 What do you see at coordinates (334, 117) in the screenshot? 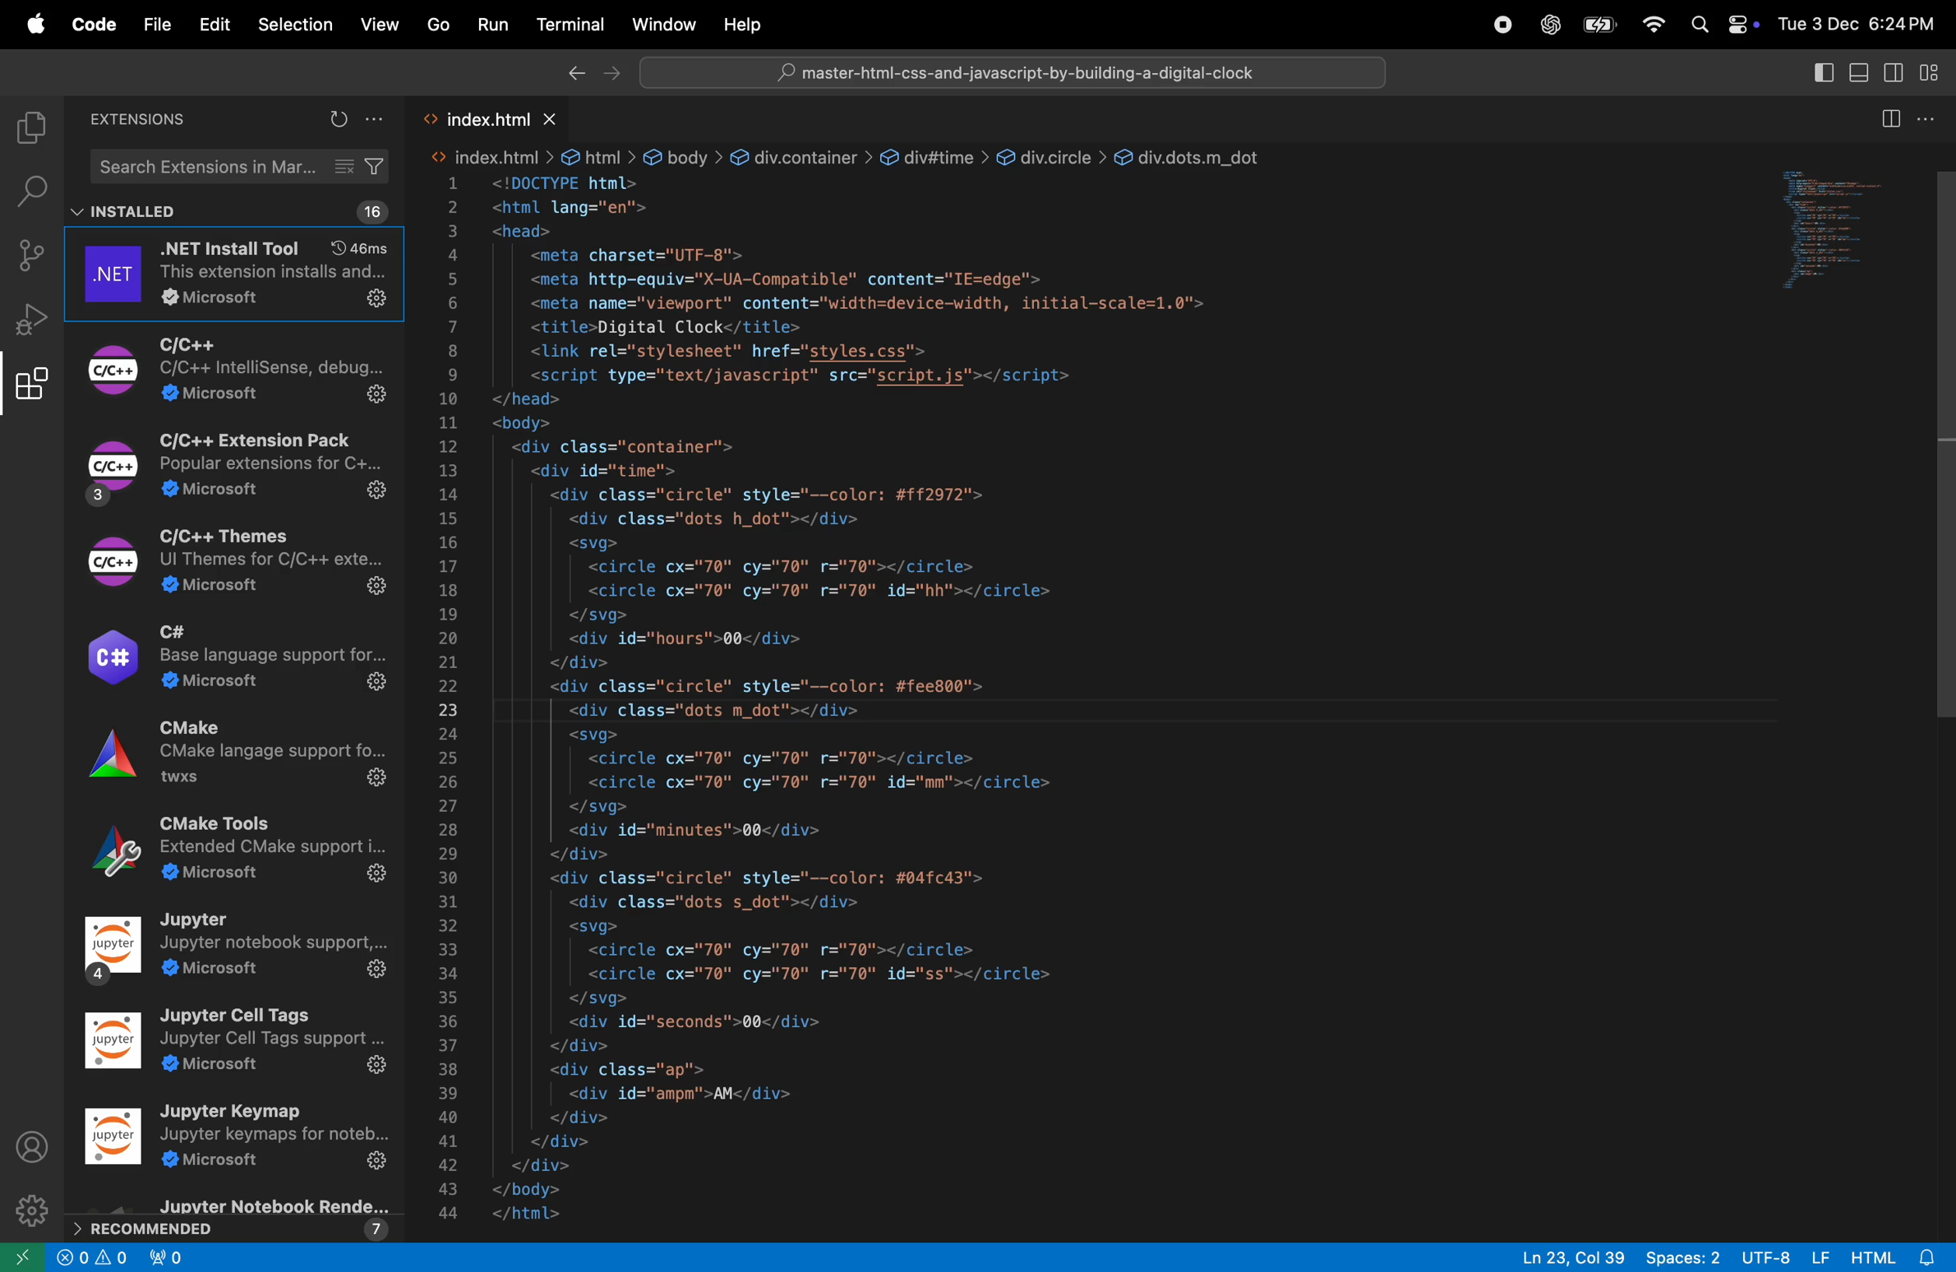
I see `refresh` at bounding box center [334, 117].